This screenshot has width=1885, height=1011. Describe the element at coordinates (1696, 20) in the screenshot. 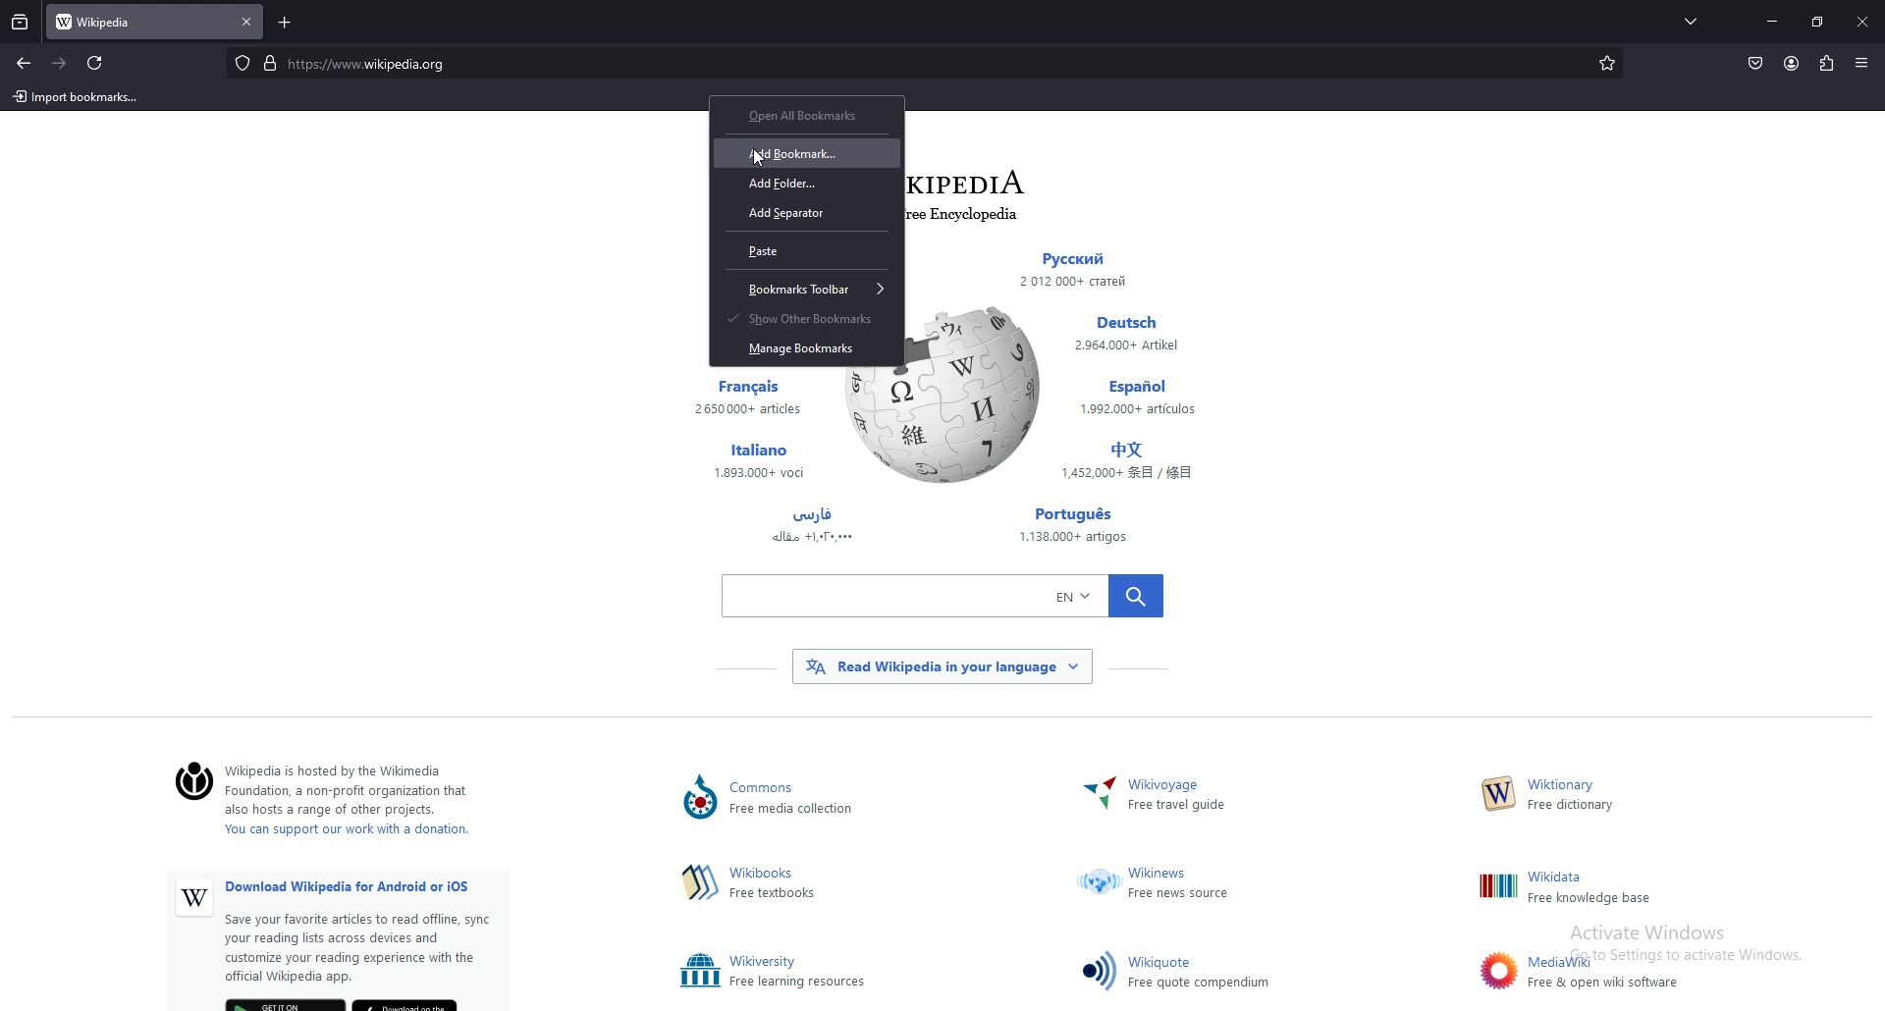

I see `list all tabs` at that location.